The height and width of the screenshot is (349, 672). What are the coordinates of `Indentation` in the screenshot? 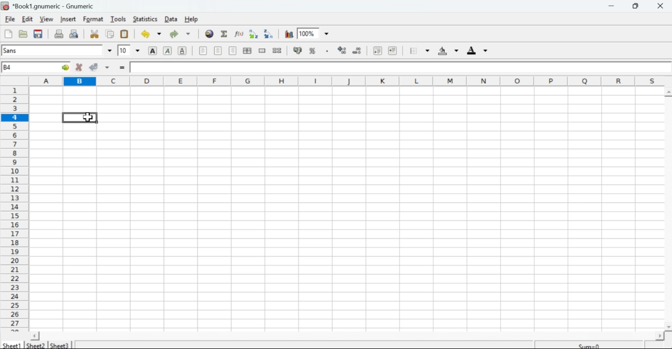 It's located at (384, 51).